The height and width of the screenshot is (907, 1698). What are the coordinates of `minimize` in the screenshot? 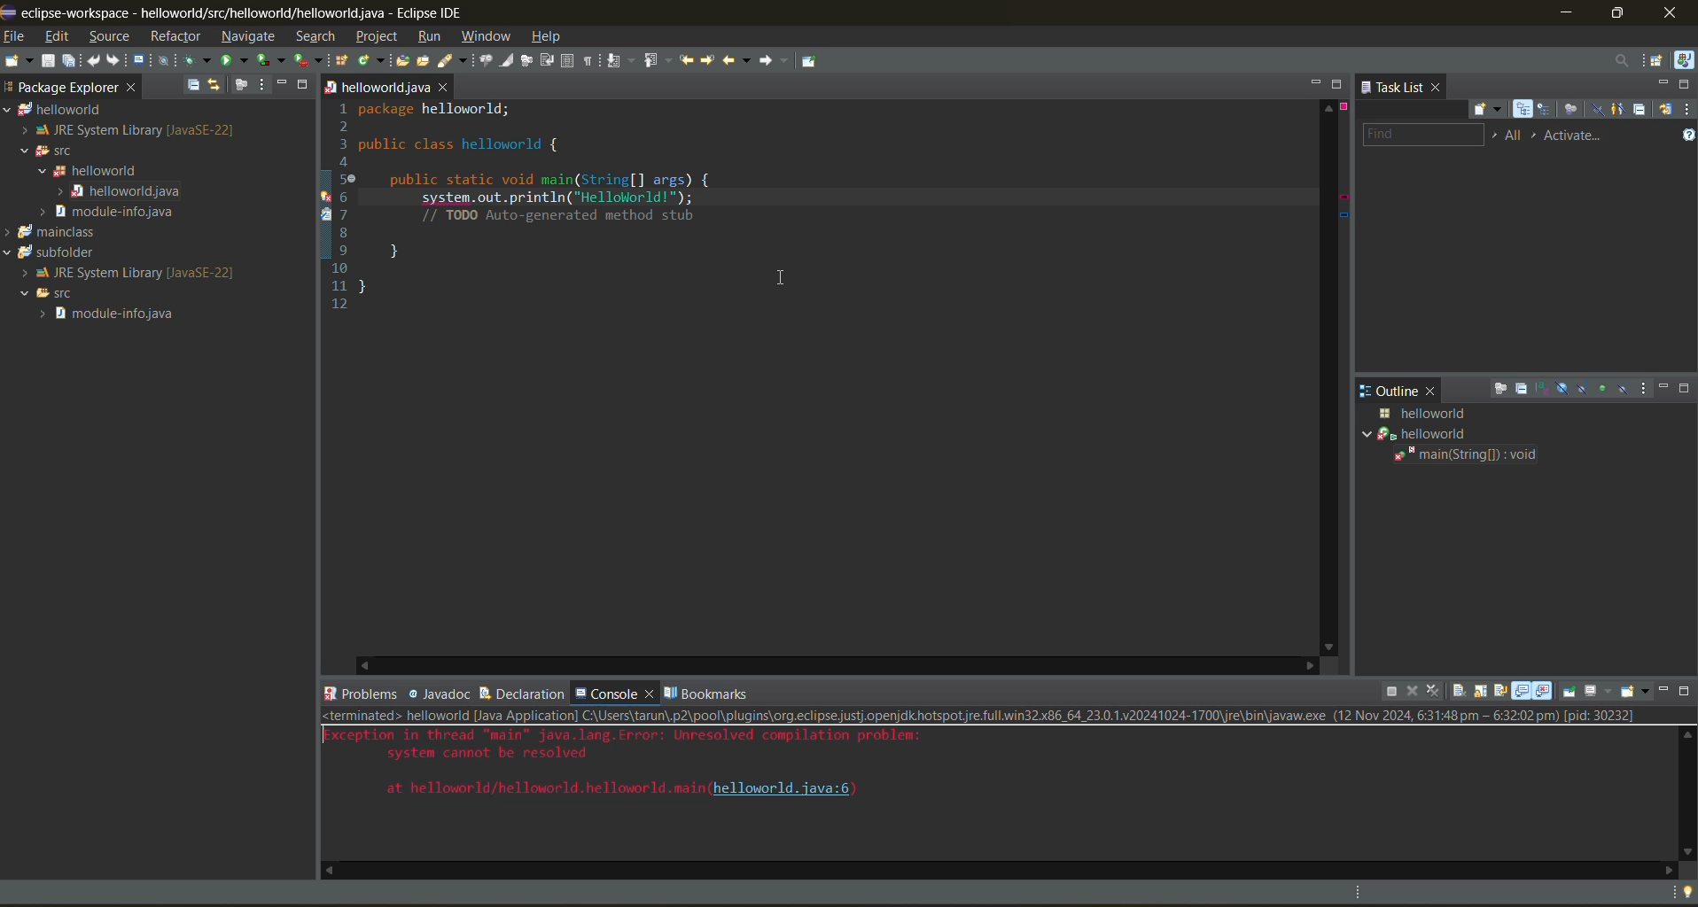 It's located at (1667, 388).